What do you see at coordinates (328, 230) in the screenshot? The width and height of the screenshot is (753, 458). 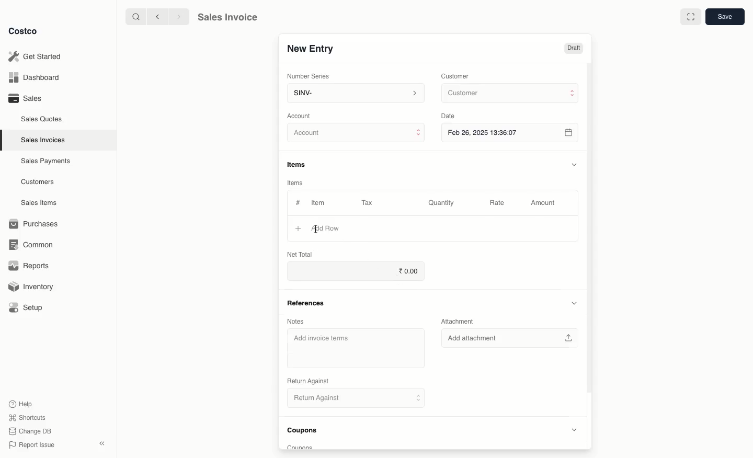 I see `Add Row` at bounding box center [328, 230].